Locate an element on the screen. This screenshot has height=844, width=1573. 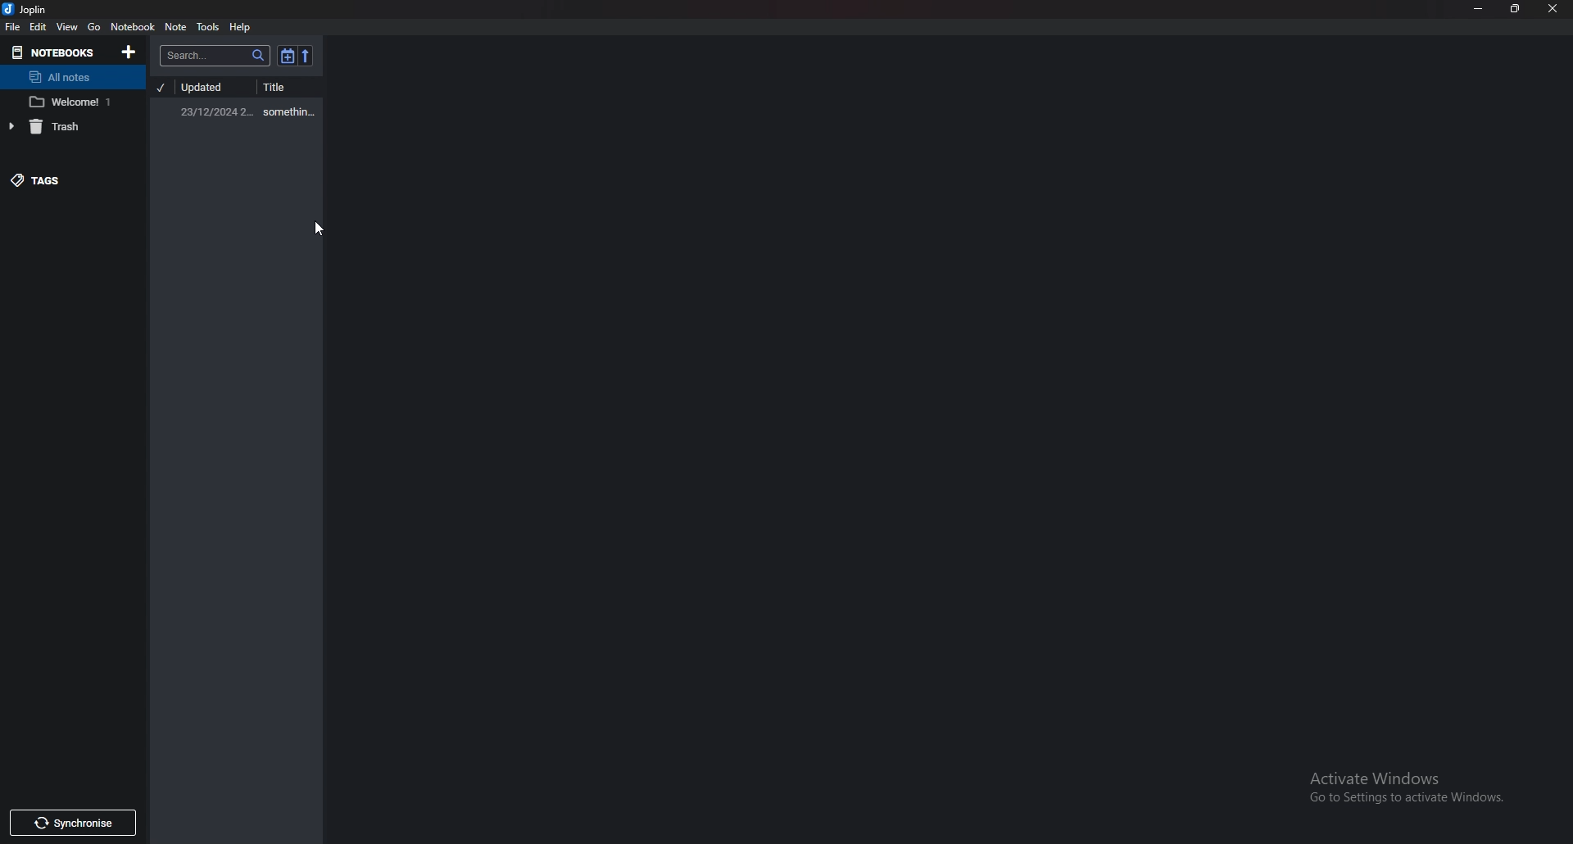
Resize is located at coordinates (1516, 9).